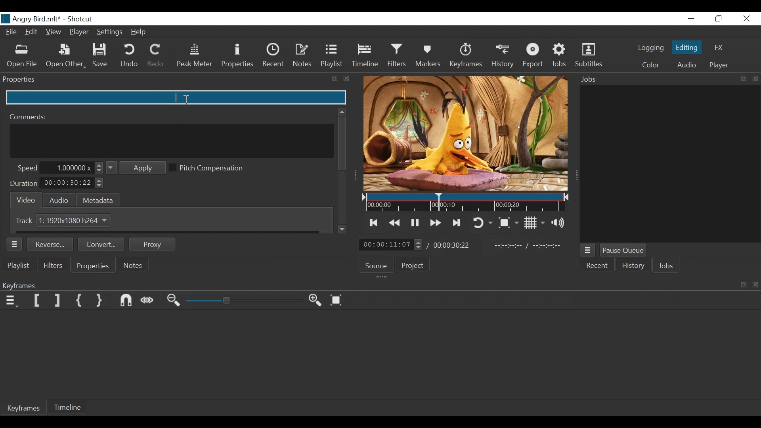  What do you see at coordinates (172, 141) in the screenshot?
I see `Comment Field` at bounding box center [172, 141].